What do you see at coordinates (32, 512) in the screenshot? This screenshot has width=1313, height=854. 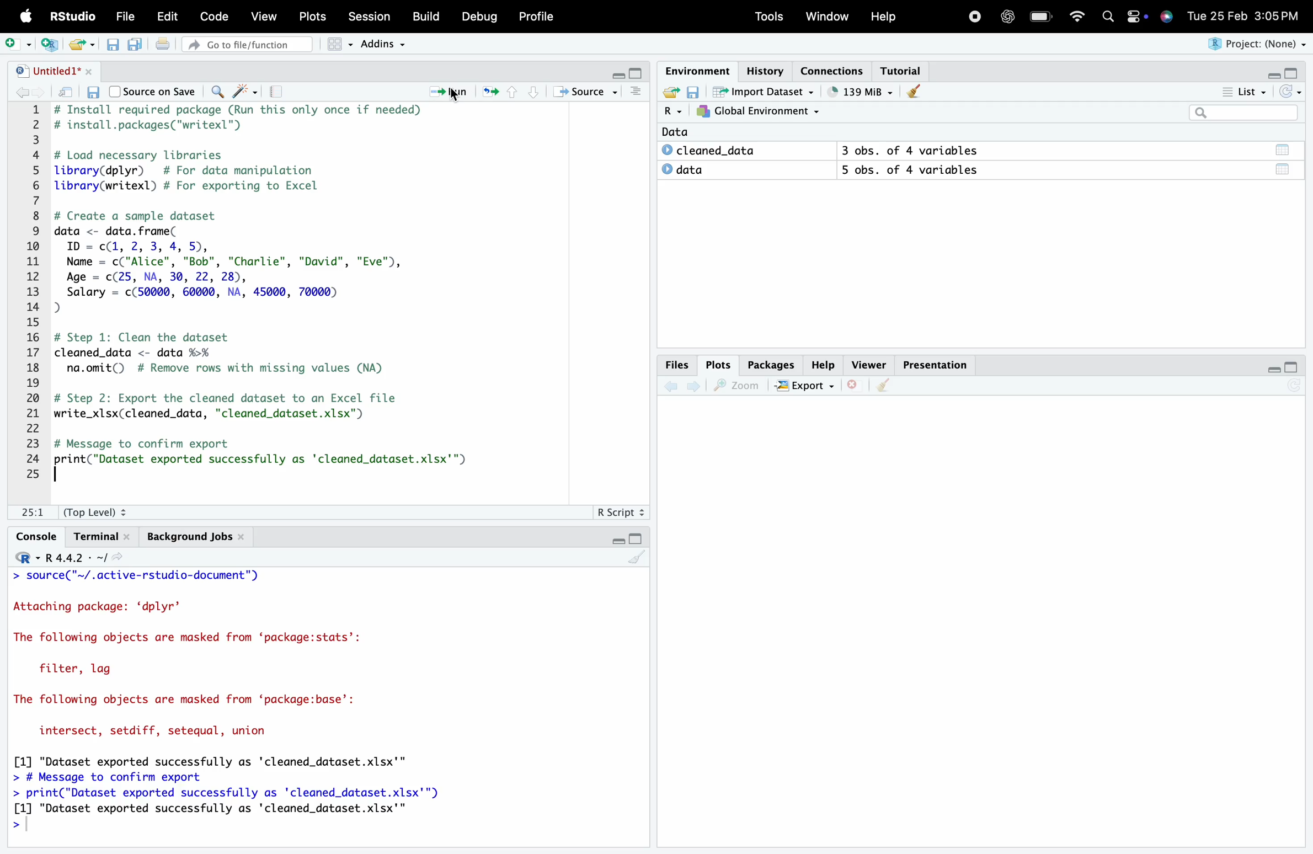 I see `1:1` at bounding box center [32, 512].